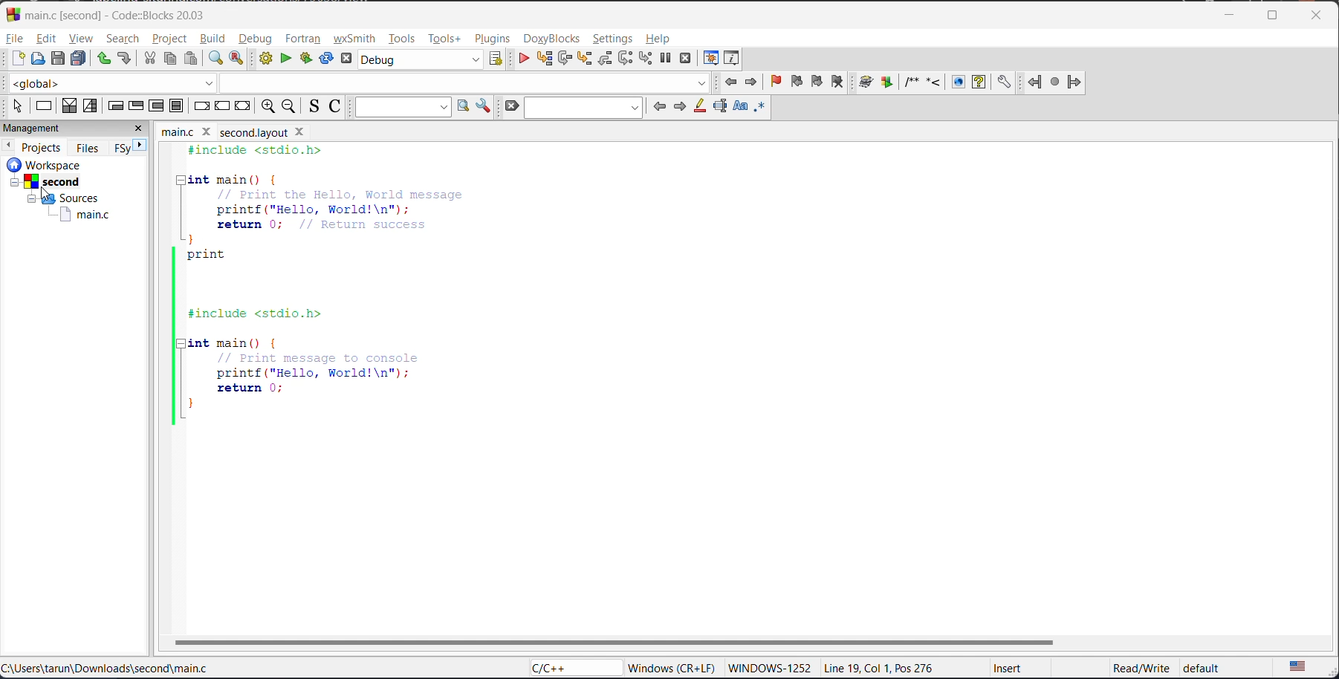 The image size is (1339, 679). I want to click on zoom in, so click(267, 105).